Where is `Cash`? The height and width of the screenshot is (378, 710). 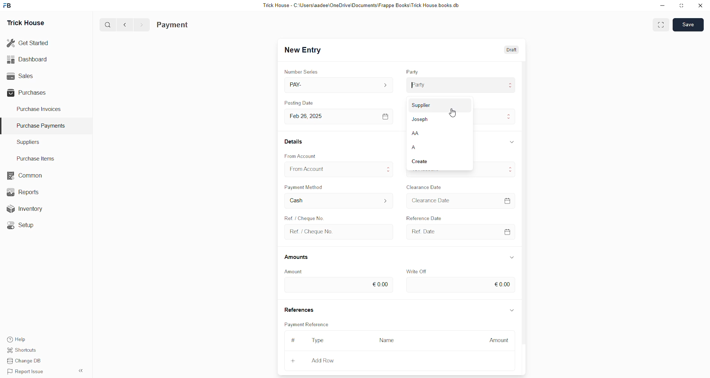 Cash is located at coordinates (338, 202).